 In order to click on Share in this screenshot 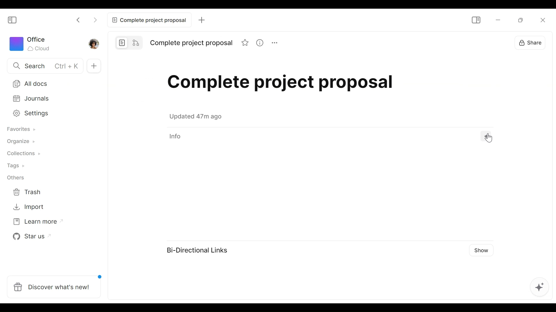, I will do `click(531, 42)`.